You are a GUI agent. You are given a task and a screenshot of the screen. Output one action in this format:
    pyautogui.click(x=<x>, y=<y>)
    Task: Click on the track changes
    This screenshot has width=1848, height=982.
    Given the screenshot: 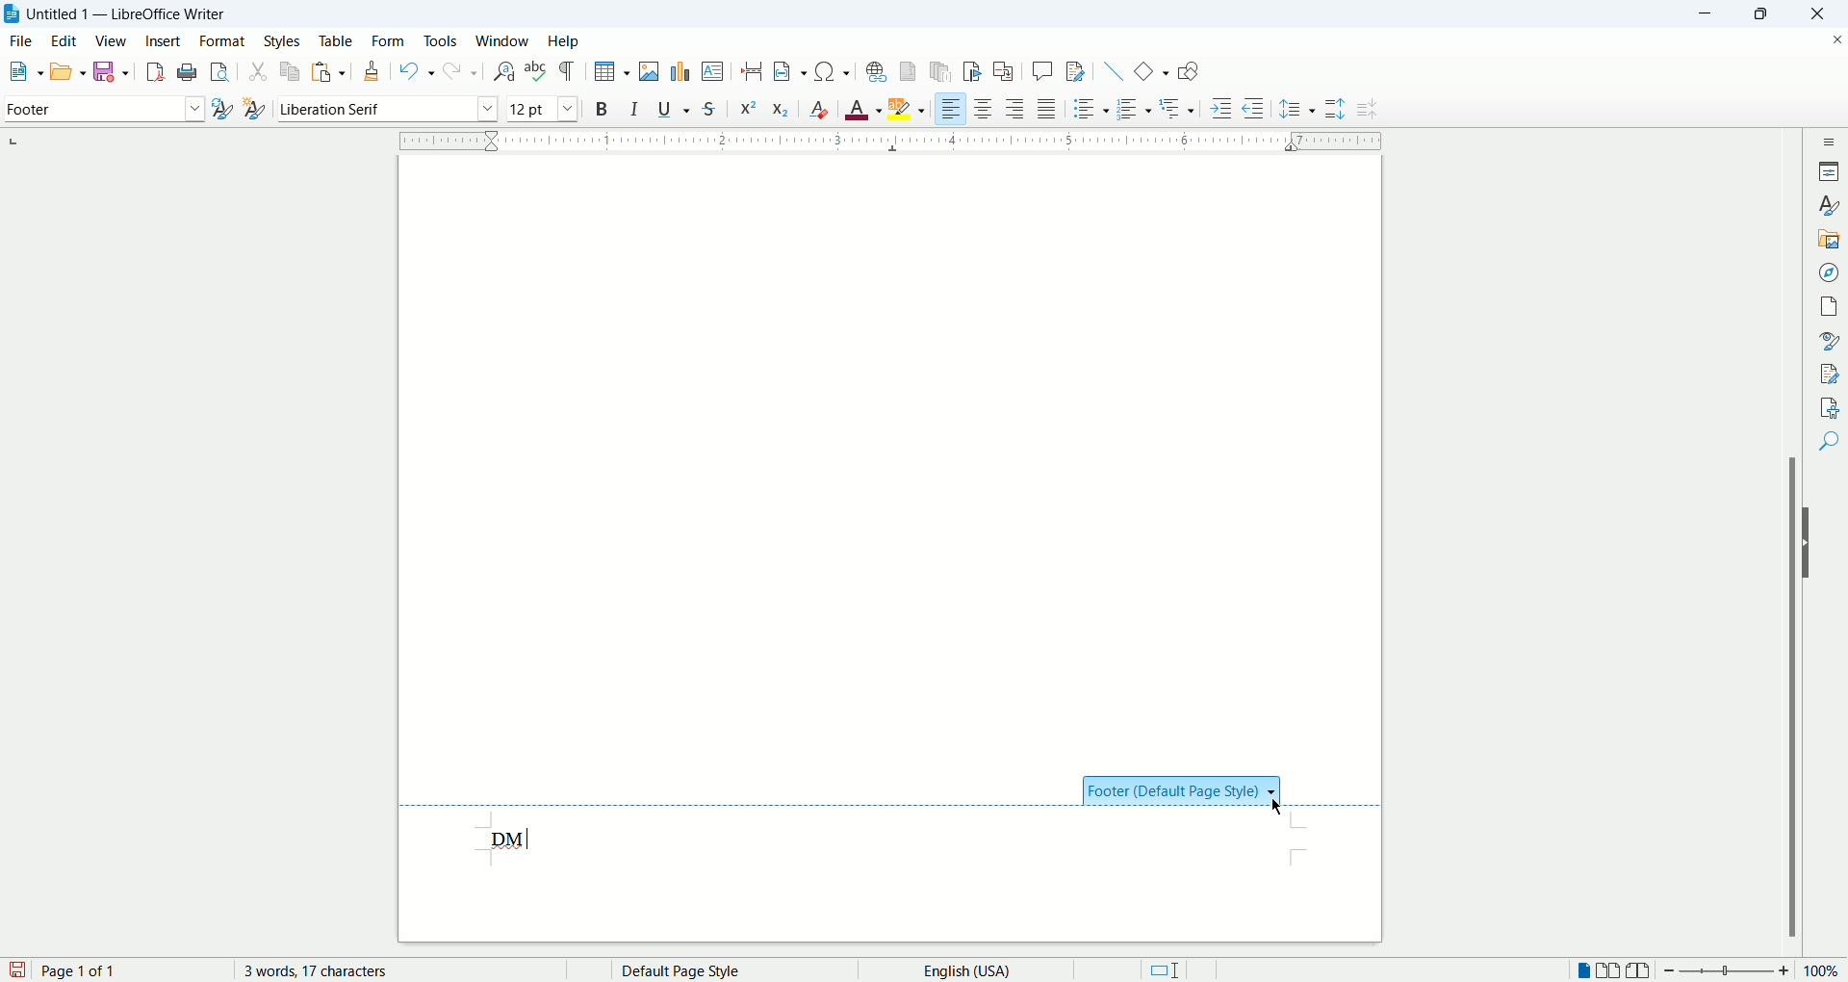 What is the action you would take?
    pyautogui.click(x=1075, y=72)
    